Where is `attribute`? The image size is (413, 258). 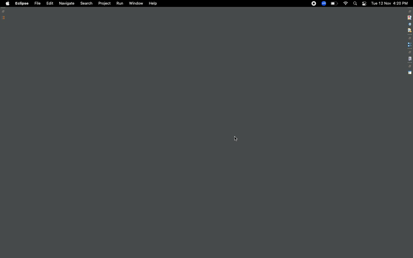 attribute is located at coordinates (409, 24).